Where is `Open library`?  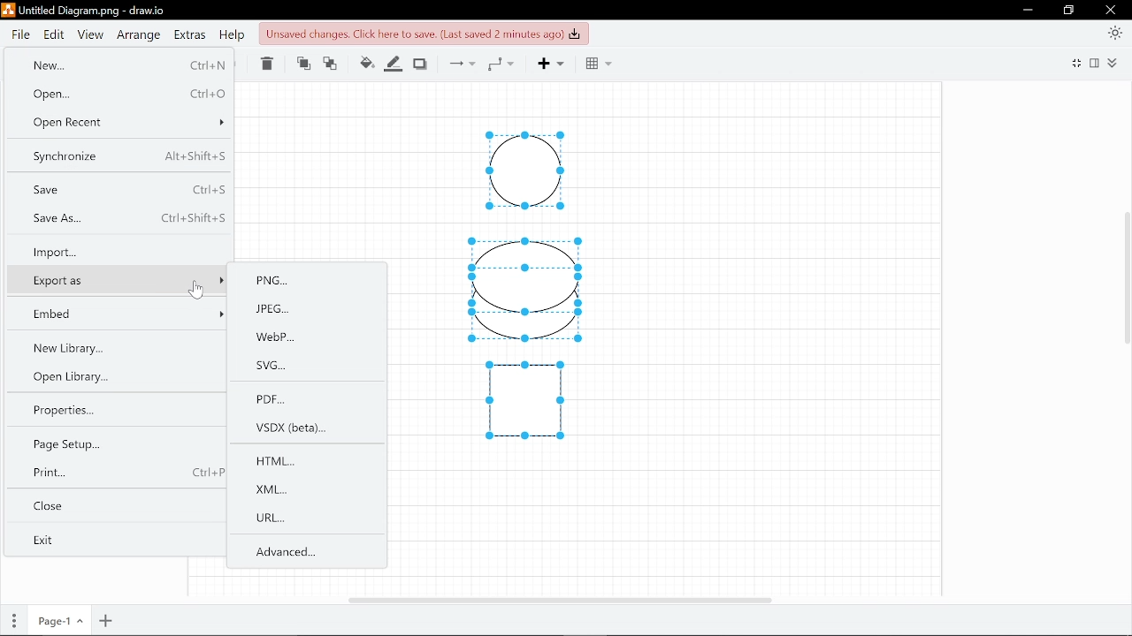 Open library is located at coordinates (118, 377).